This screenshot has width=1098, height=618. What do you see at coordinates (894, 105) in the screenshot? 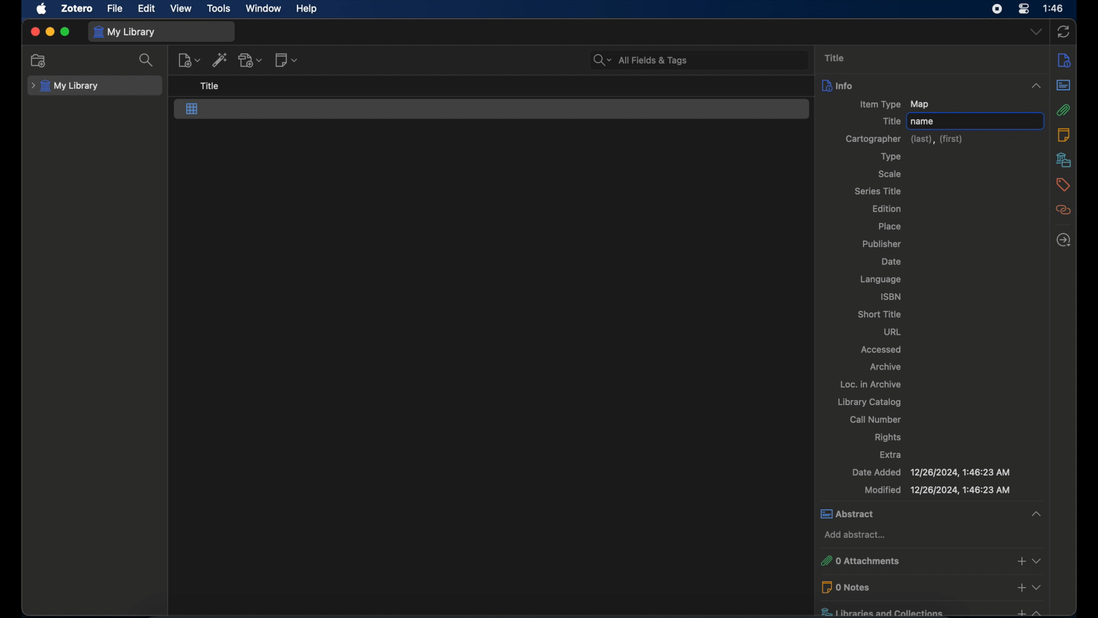
I see `item type map` at bounding box center [894, 105].